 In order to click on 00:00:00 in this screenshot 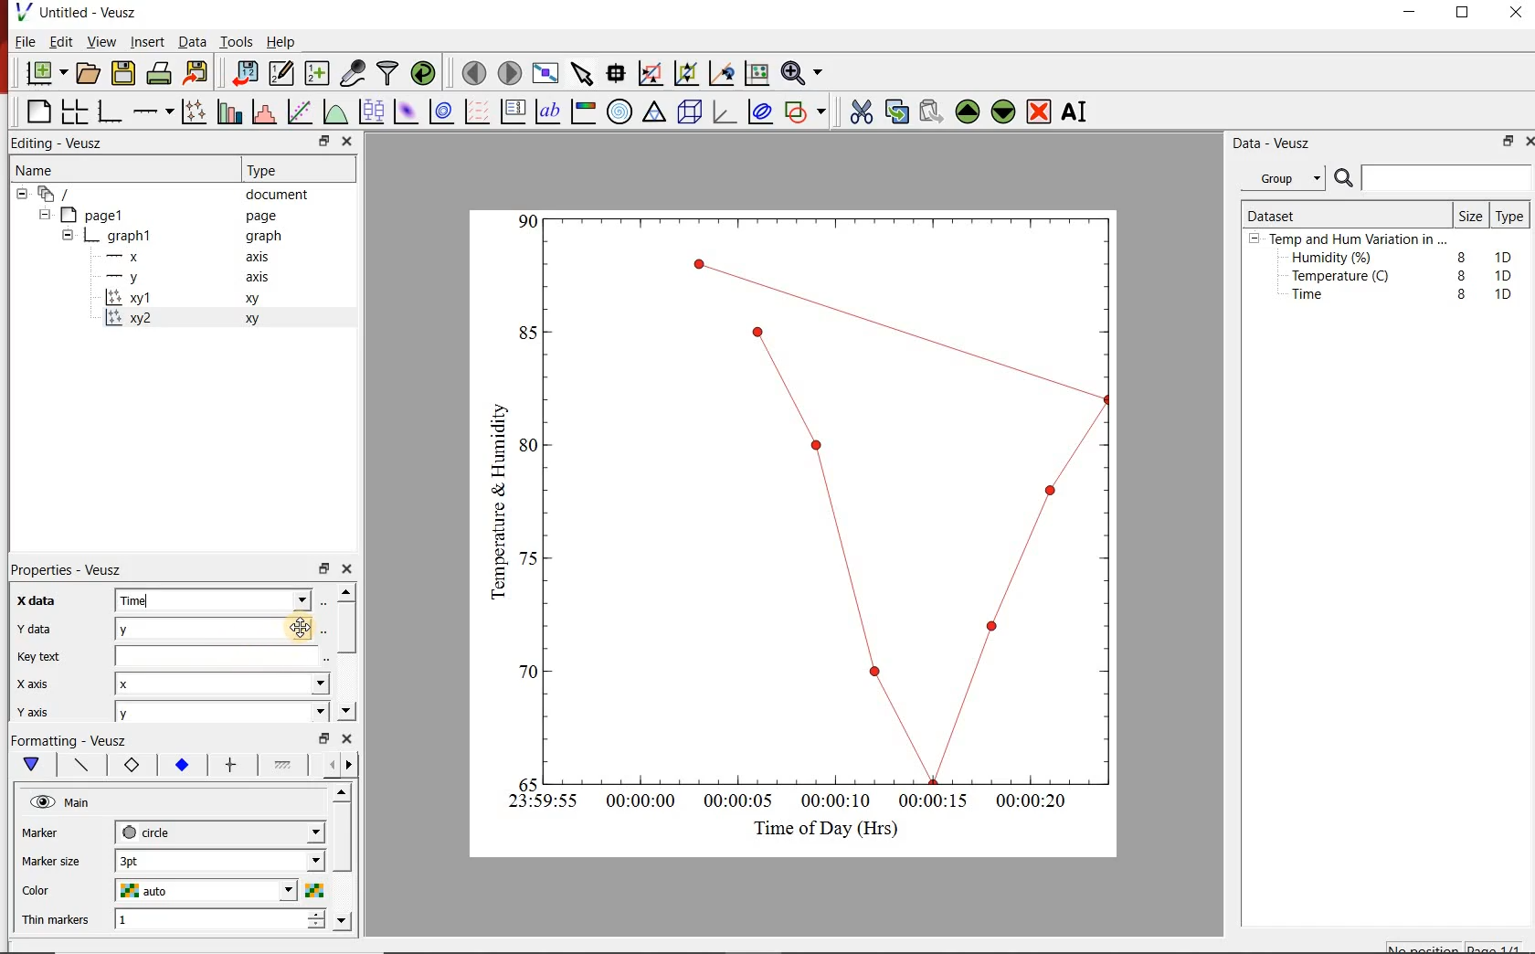, I will do `click(638, 803)`.